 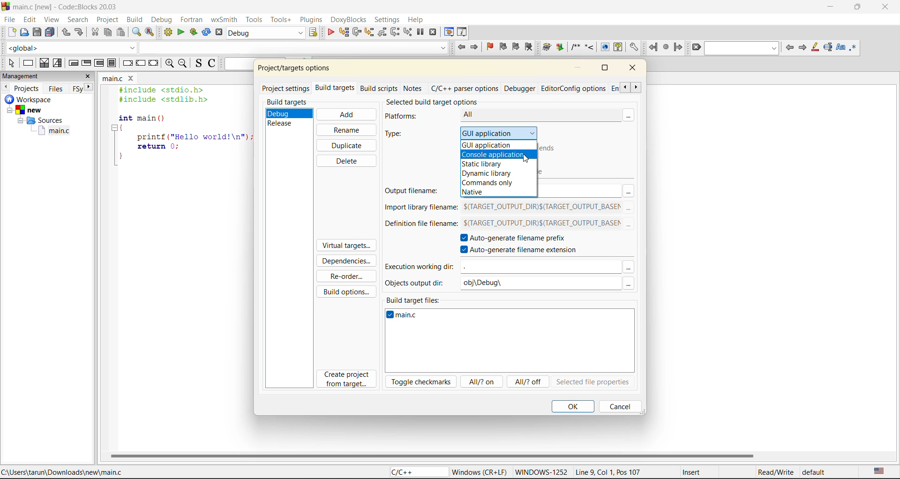 What do you see at coordinates (153, 64) in the screenshot?
I see `return instruction` at bounding box center [153, 64].